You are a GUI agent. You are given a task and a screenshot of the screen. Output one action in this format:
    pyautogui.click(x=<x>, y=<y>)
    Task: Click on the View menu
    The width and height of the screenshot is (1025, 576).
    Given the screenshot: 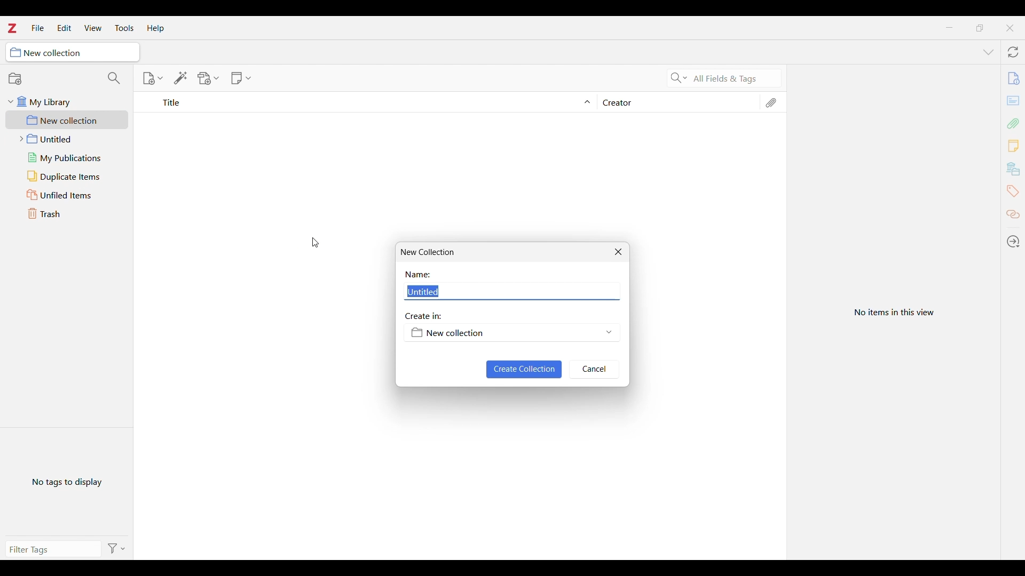 What is the action you would take?
    pyautogui.click(x=93, y=28)
    